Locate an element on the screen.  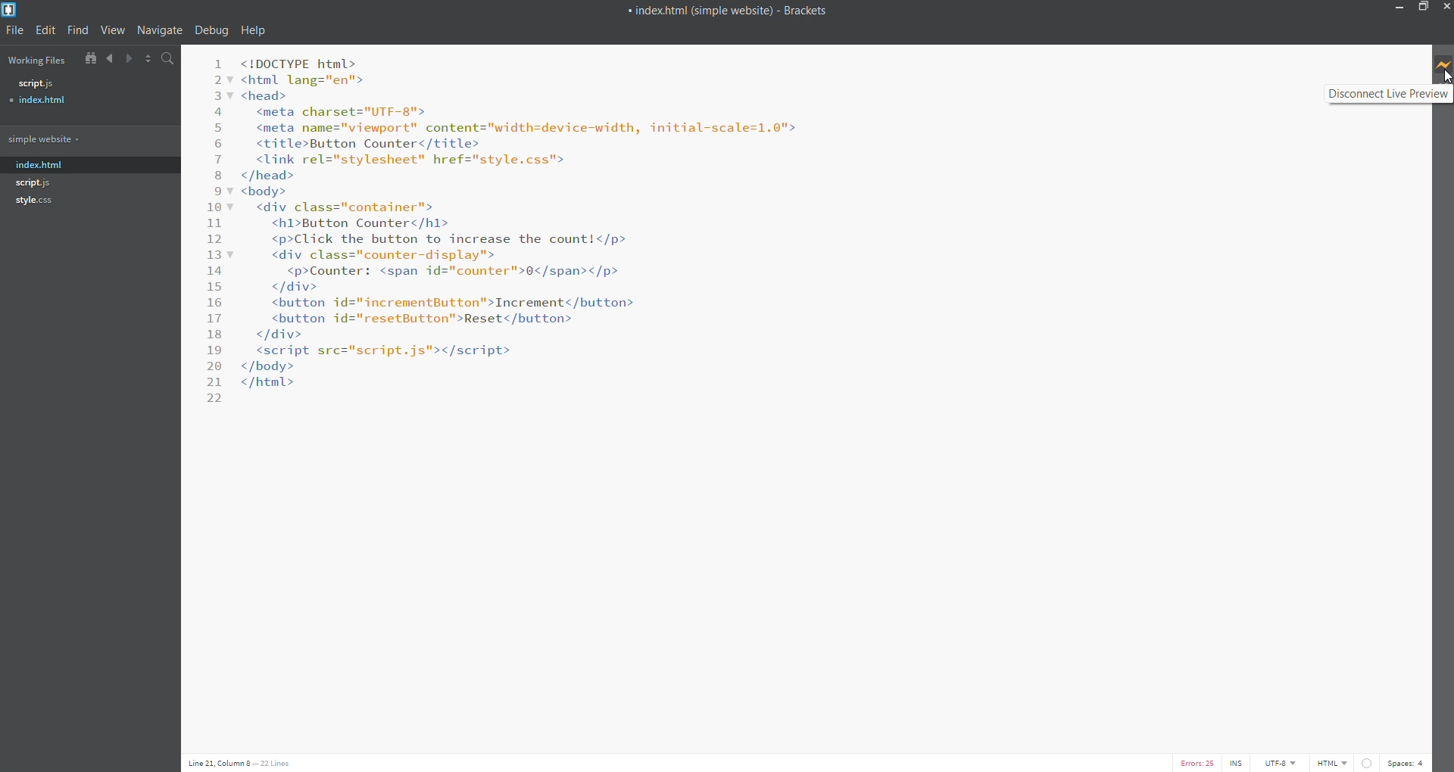
working files is located at coordinates (37, 60).